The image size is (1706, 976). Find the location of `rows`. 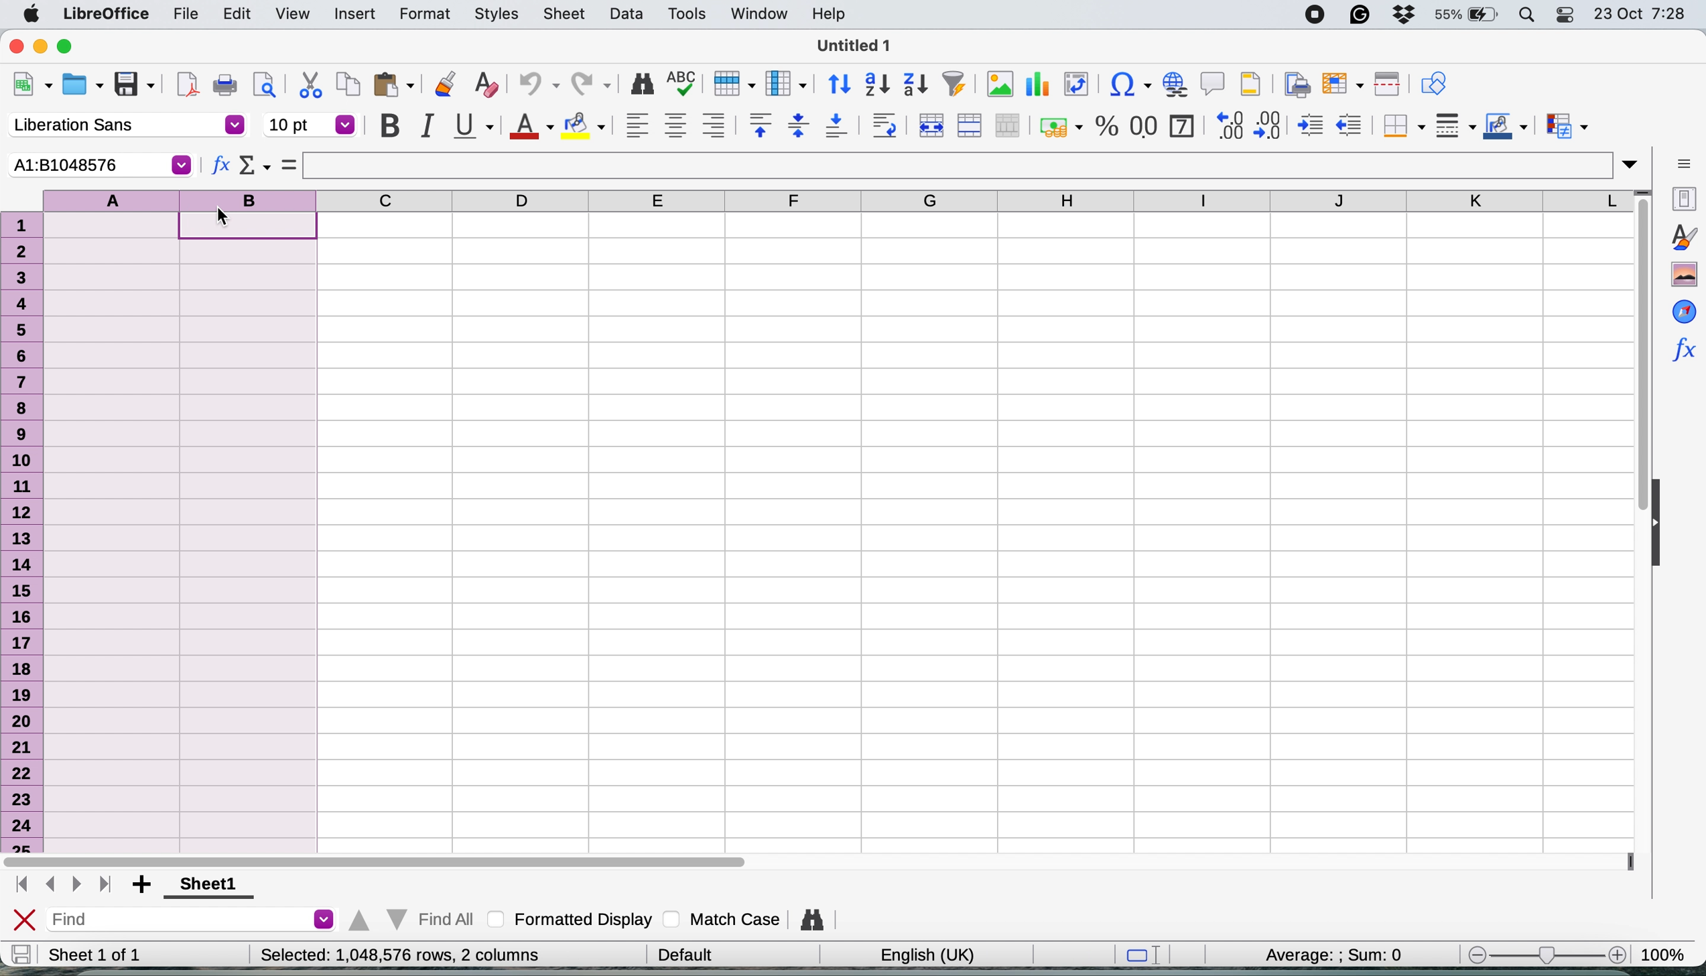

rows is located at coordinates (23, 527).